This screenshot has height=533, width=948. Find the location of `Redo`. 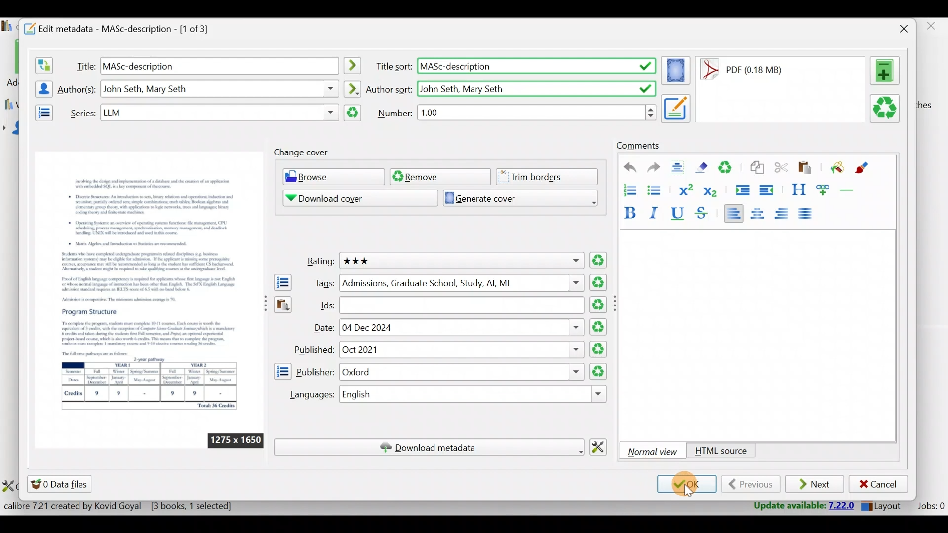

Redo is located at coordinates (654, 169).